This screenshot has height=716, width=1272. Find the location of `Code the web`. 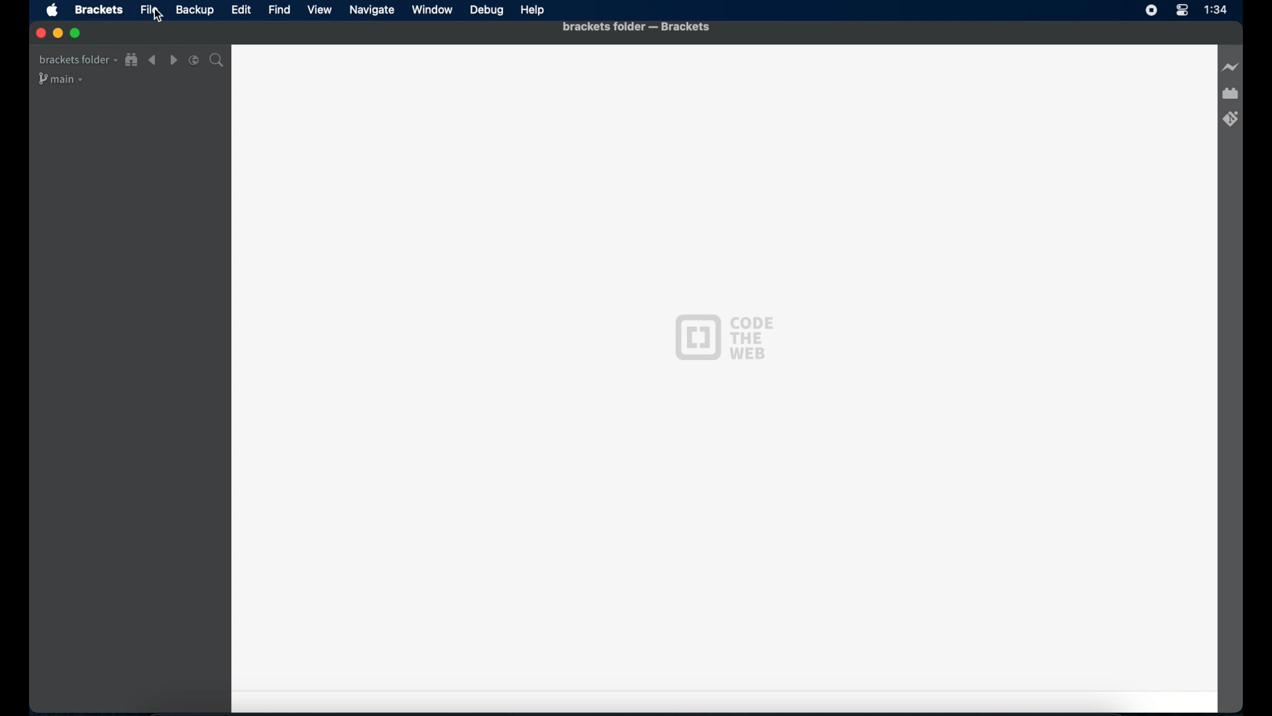

Code the web is located at coordinates (723, 337).